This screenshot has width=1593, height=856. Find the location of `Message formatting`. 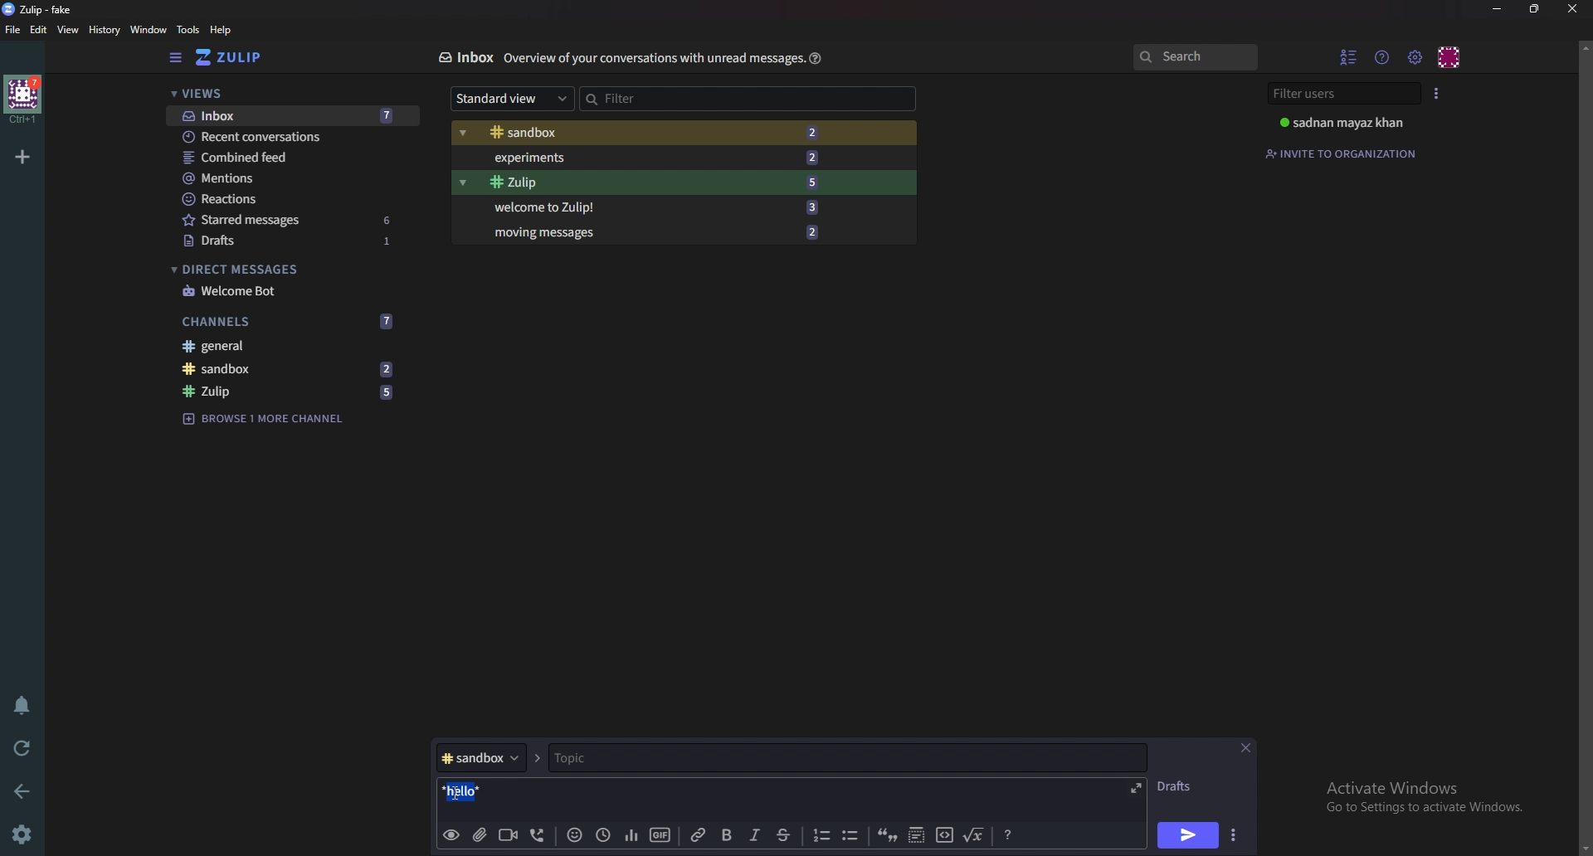

Message formatting is located at coordinates (1006, 834).